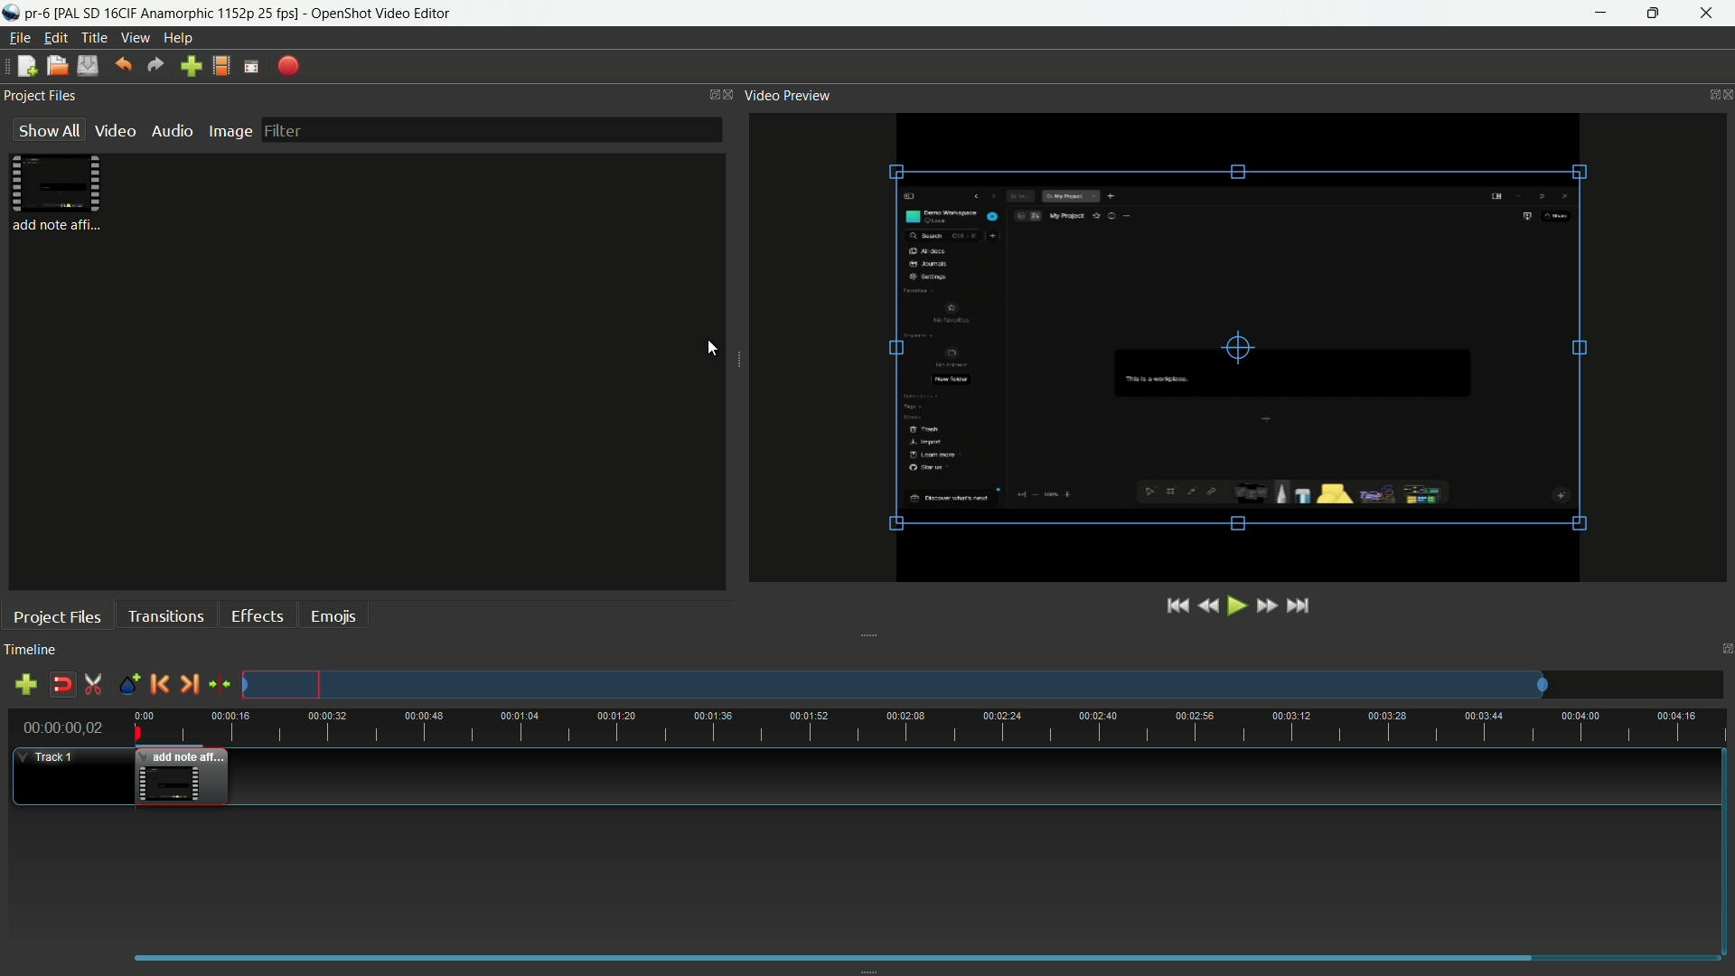 The width and height of the screenshot is (1735, 976). I want to click on video, so click(115, 130).